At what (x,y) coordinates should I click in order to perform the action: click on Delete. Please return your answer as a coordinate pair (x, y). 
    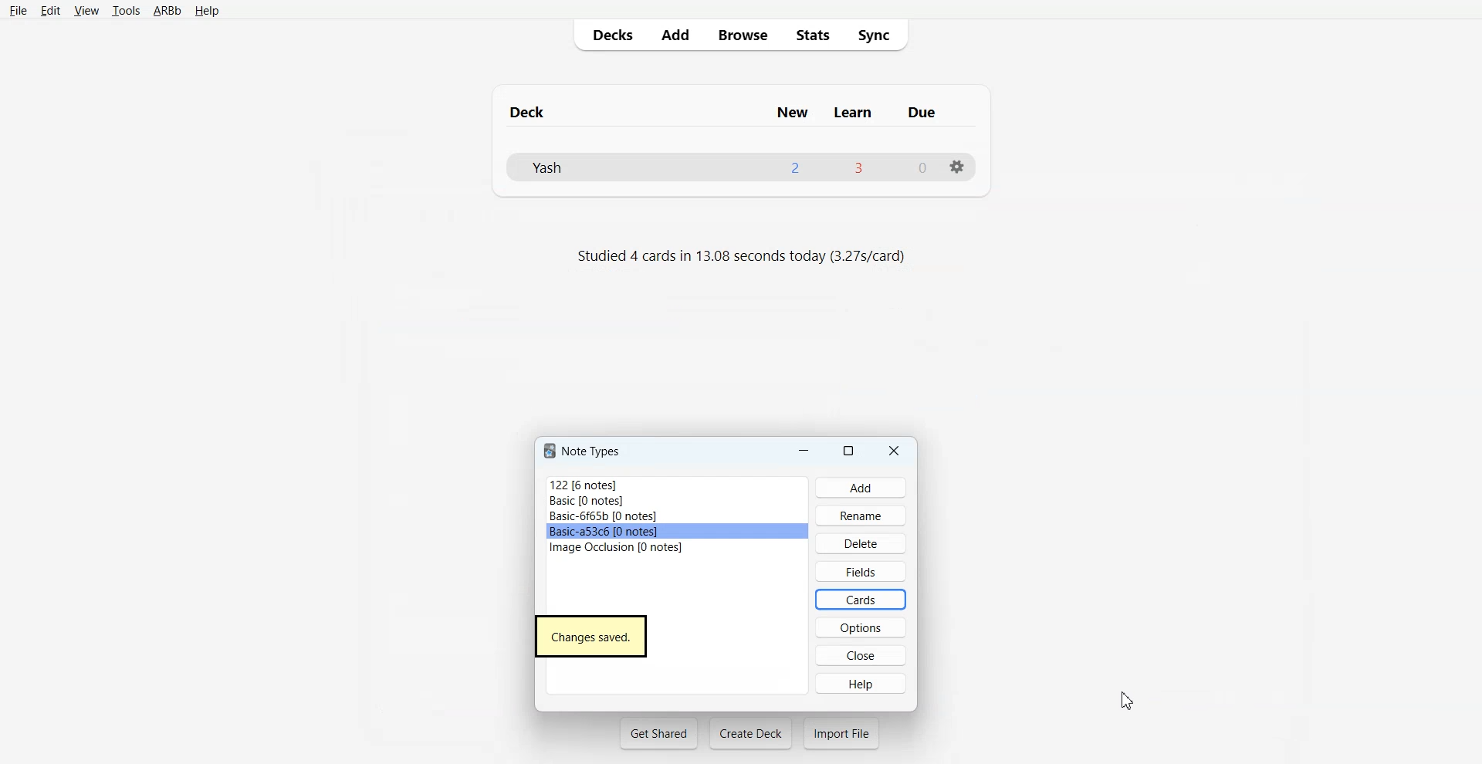
    Looking at the image, I should click on (861, 543).